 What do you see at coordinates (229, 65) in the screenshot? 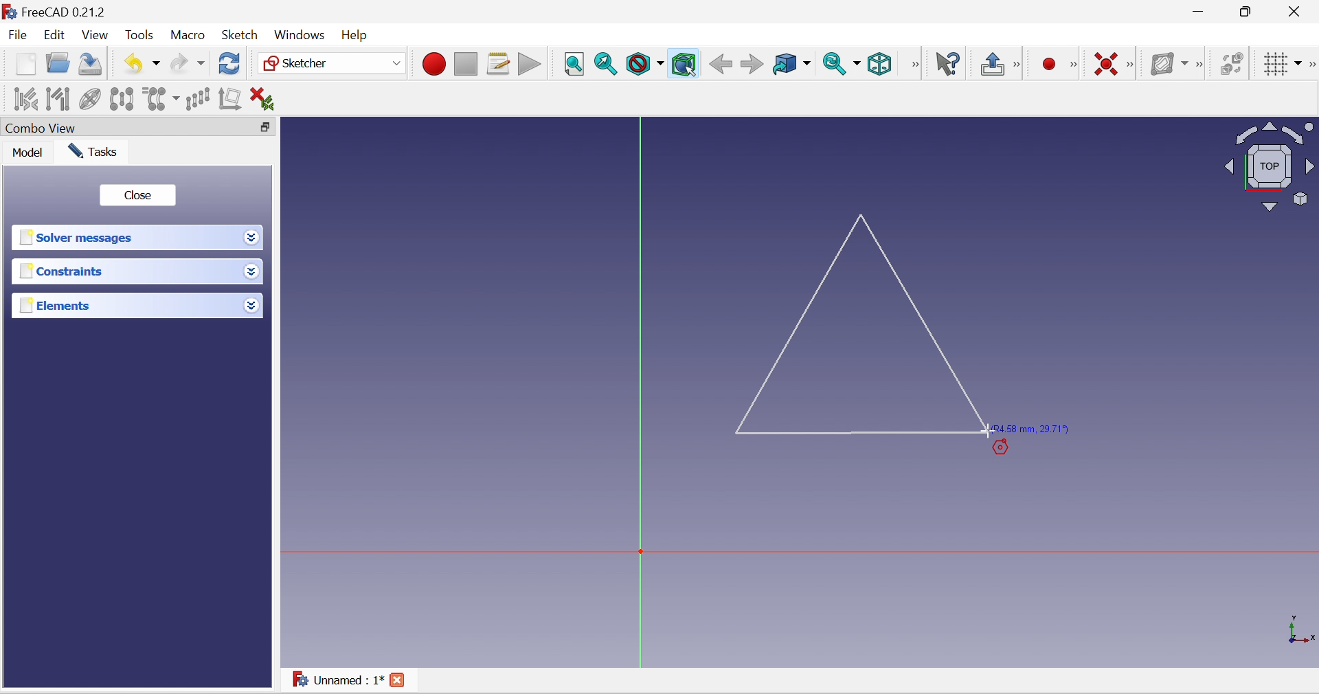
I see `Refresh` at bounding box center [229, 65].